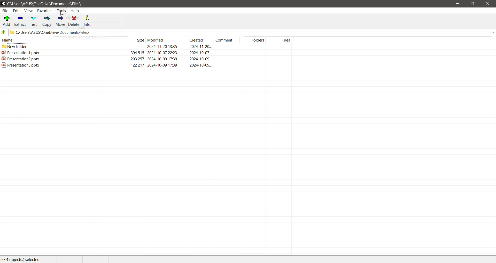  I want to click on Presentation2.pptx, so click(148, 59).